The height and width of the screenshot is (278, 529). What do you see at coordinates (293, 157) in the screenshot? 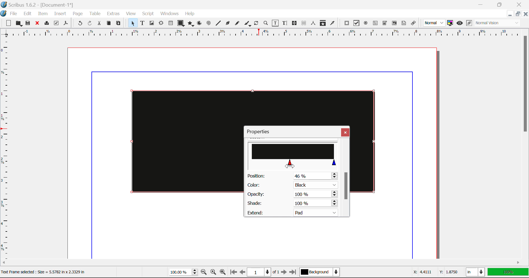
I see `Gradient Slider` at bounding box center [293, 157].